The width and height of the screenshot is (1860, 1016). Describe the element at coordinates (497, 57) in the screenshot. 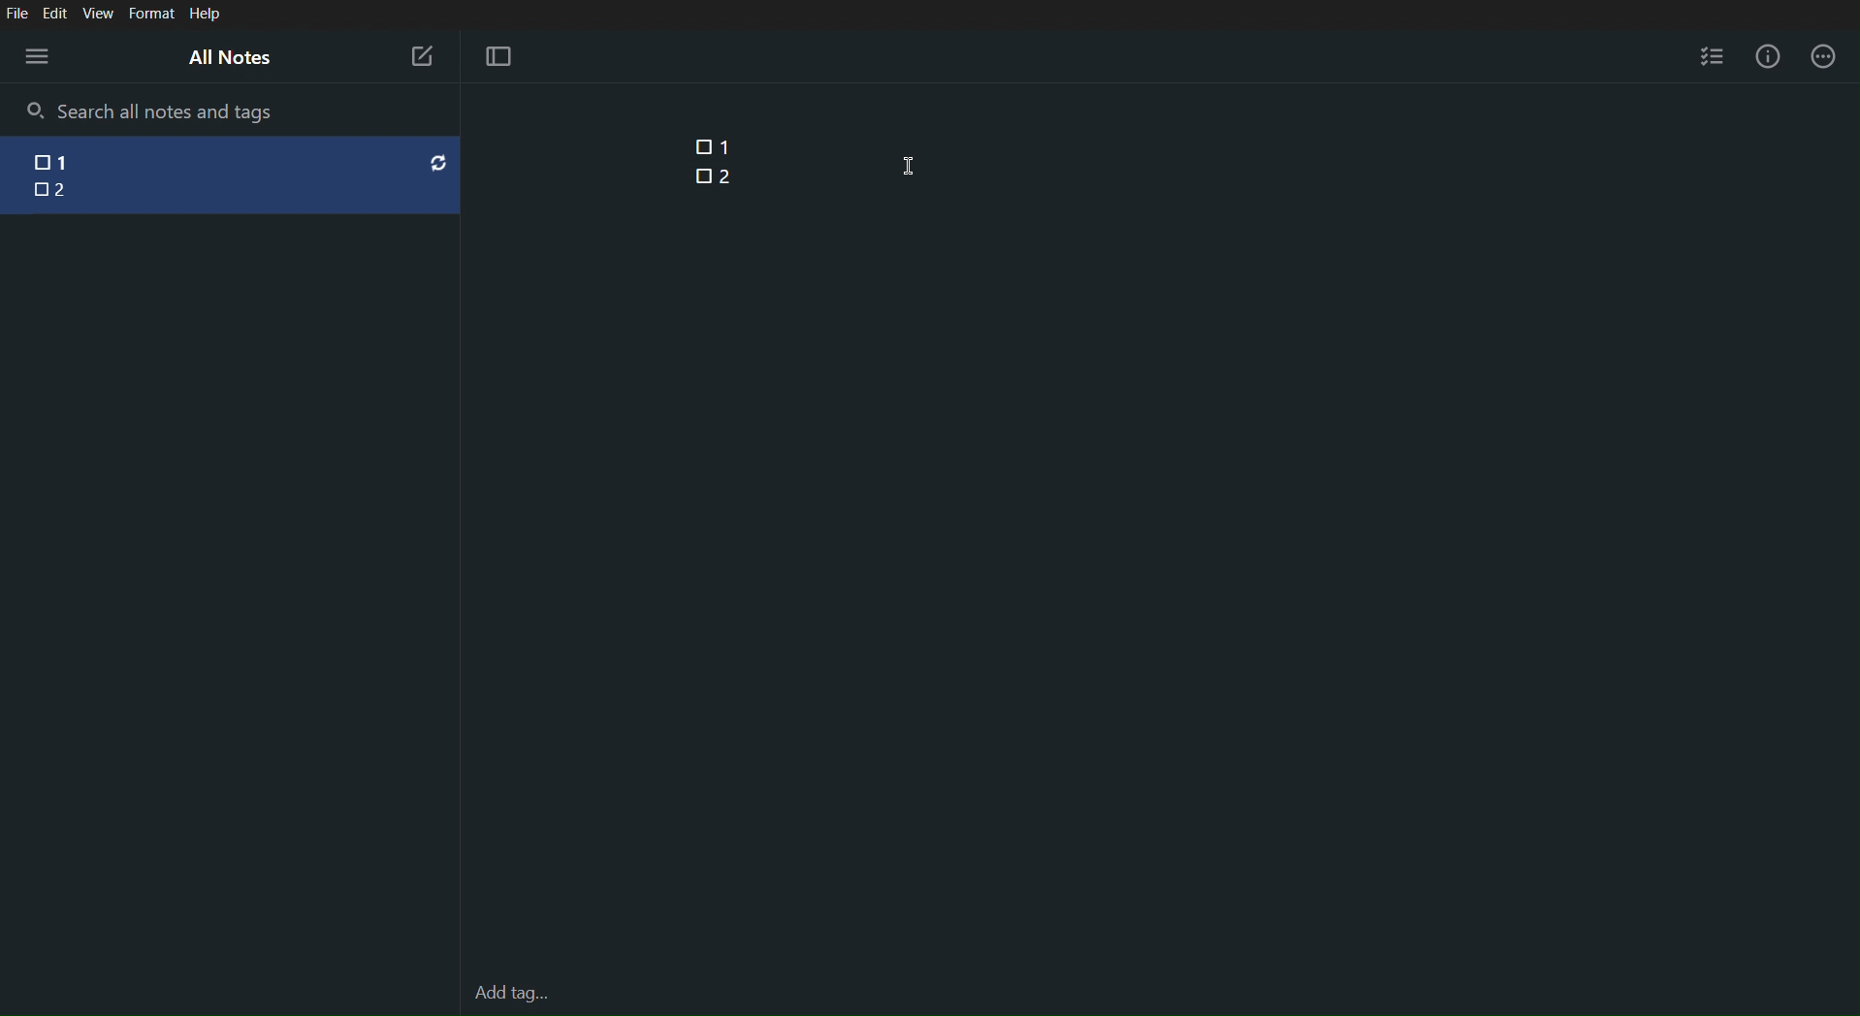

I see `Focus Mode` at that location.